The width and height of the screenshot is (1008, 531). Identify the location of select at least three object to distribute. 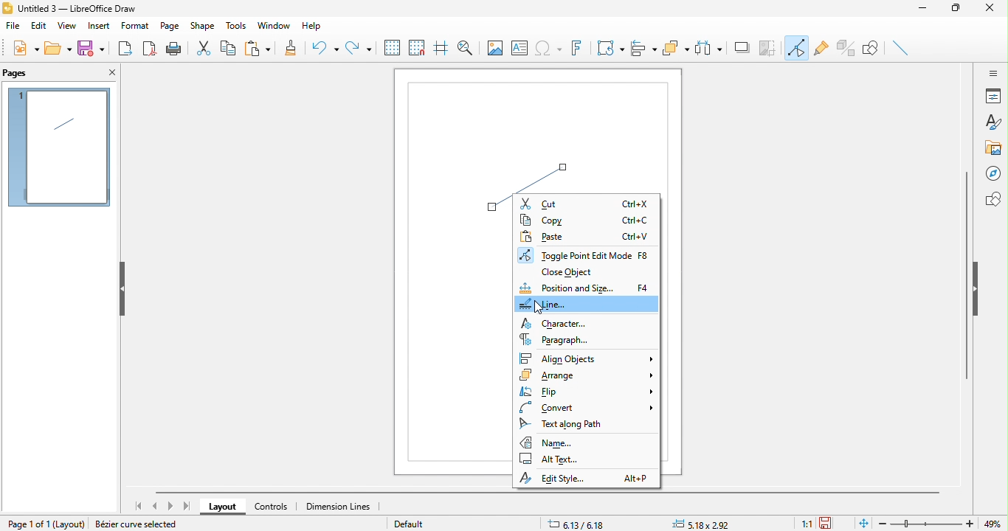
(711, 47).